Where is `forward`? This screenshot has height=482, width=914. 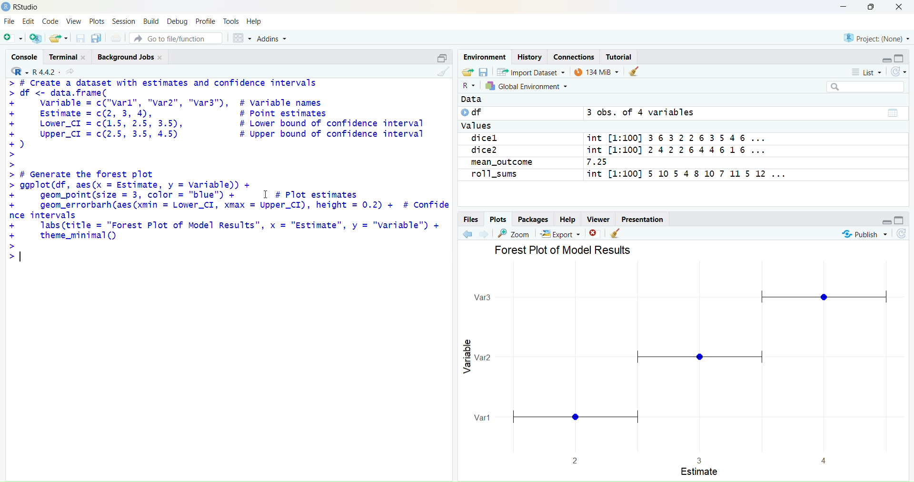 forward is located at coordinates (484, 234).